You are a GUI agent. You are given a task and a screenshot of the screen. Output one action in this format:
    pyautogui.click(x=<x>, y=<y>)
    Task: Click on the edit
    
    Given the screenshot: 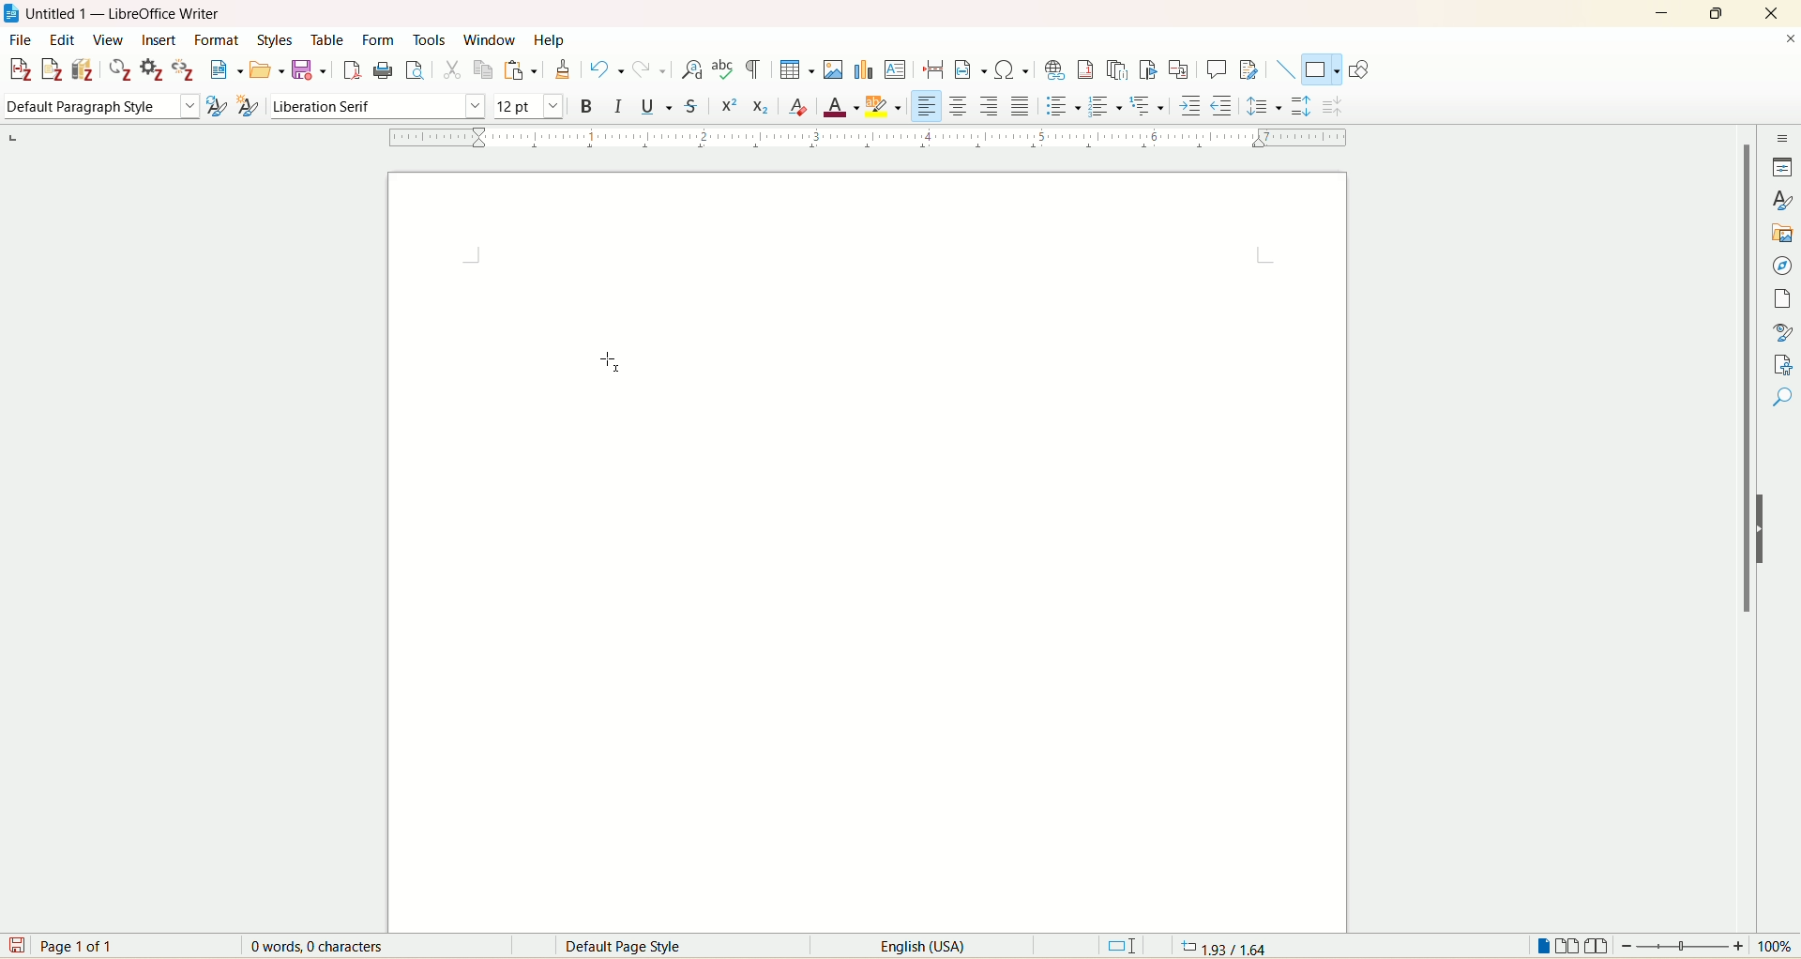 What is the action you would take?
    pyautogui.click(x=60, y=40)
    